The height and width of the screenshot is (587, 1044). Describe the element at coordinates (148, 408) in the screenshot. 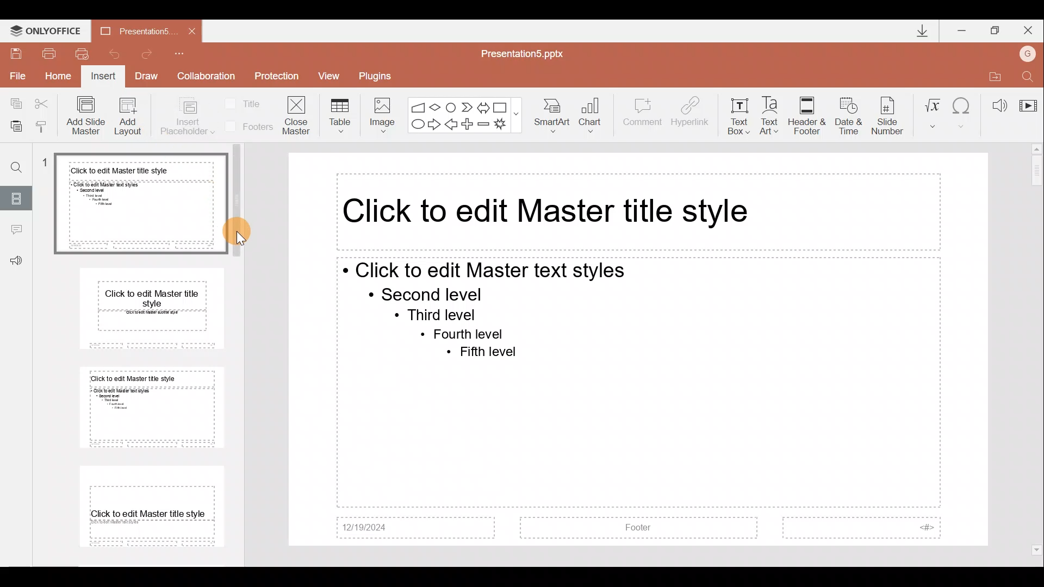

I see `Slide 3` at that location.